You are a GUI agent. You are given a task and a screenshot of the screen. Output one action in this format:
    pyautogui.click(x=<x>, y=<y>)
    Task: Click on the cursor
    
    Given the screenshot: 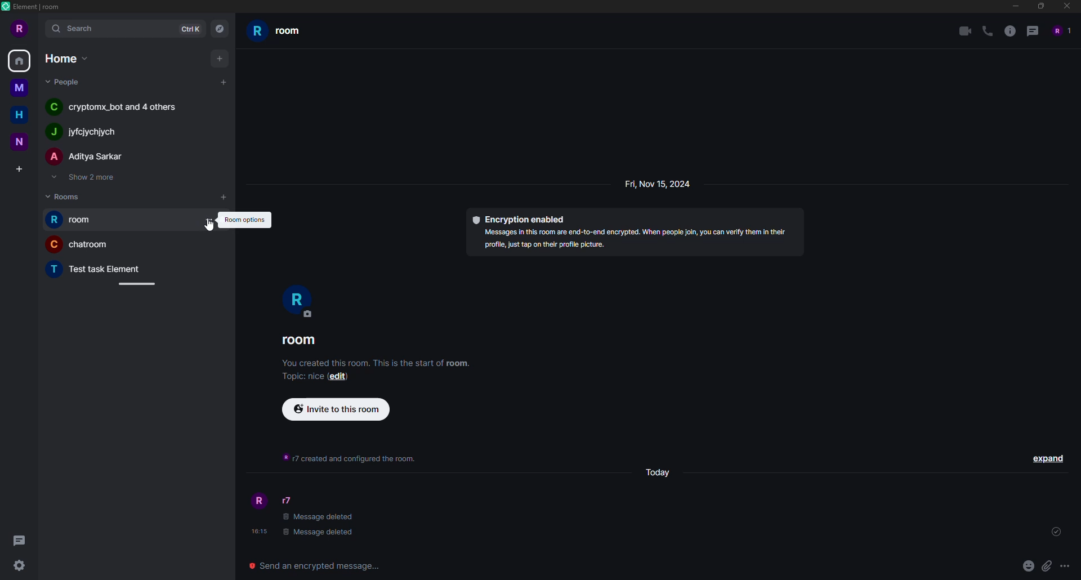 What is the action you would take?
    pyautogui.click(x=211, y=225)
    